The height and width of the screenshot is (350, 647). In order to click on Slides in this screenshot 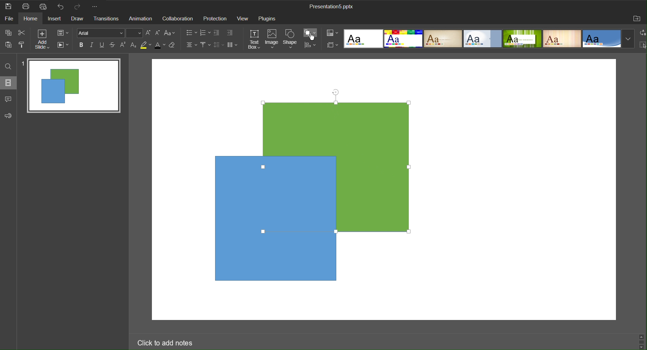, I will do `click(9, 83)`.